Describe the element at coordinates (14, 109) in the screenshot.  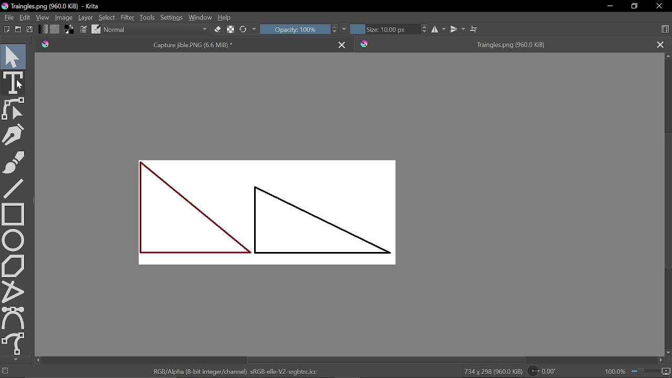
I see `Edit shapes tool` at that location.